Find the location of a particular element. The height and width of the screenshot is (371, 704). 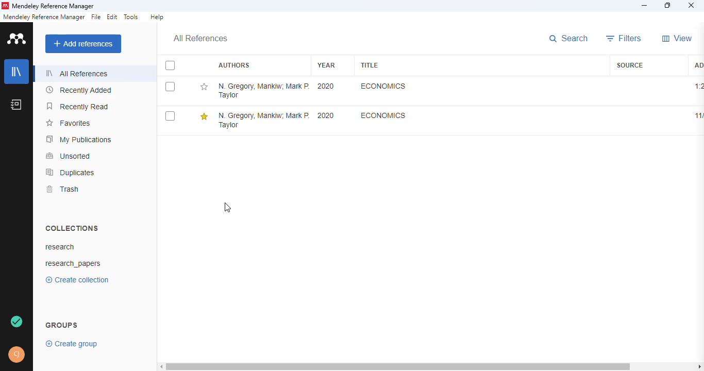

recently added is located at coordinates (79, 90).